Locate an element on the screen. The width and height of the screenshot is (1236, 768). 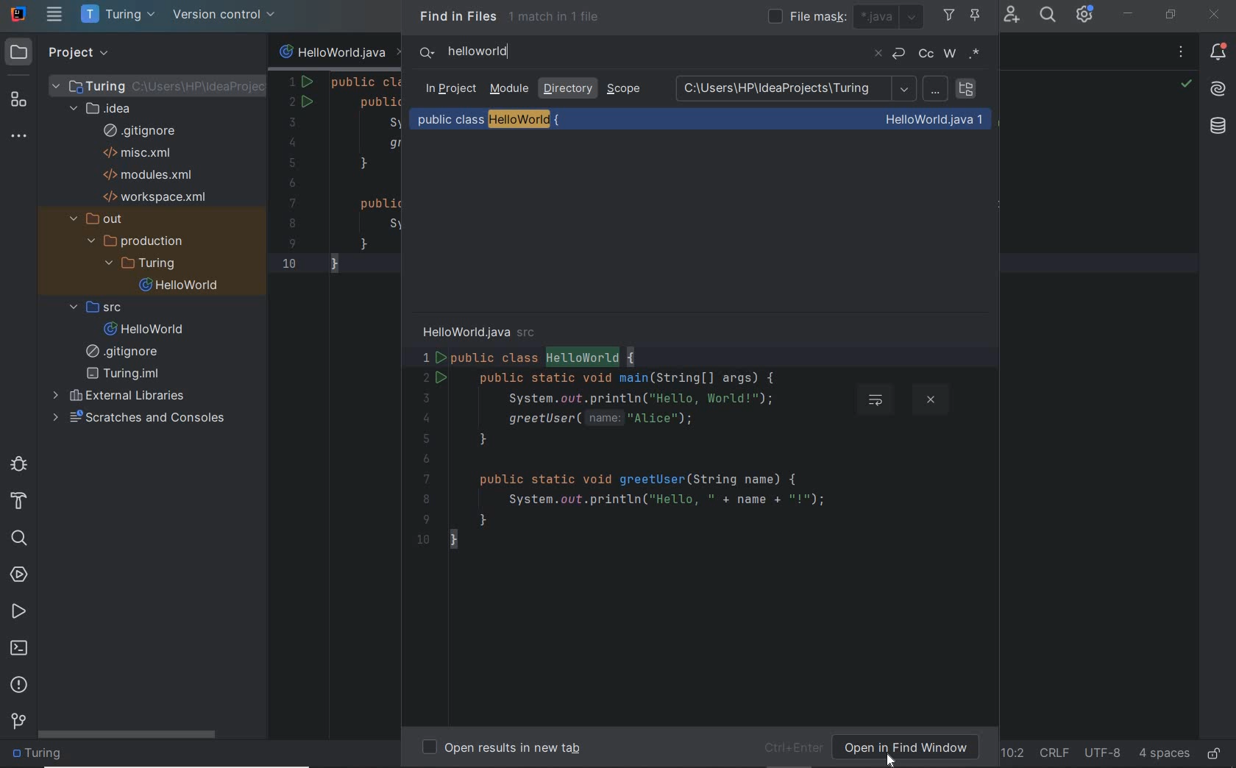
In Project is located at coordinates (452, 87).